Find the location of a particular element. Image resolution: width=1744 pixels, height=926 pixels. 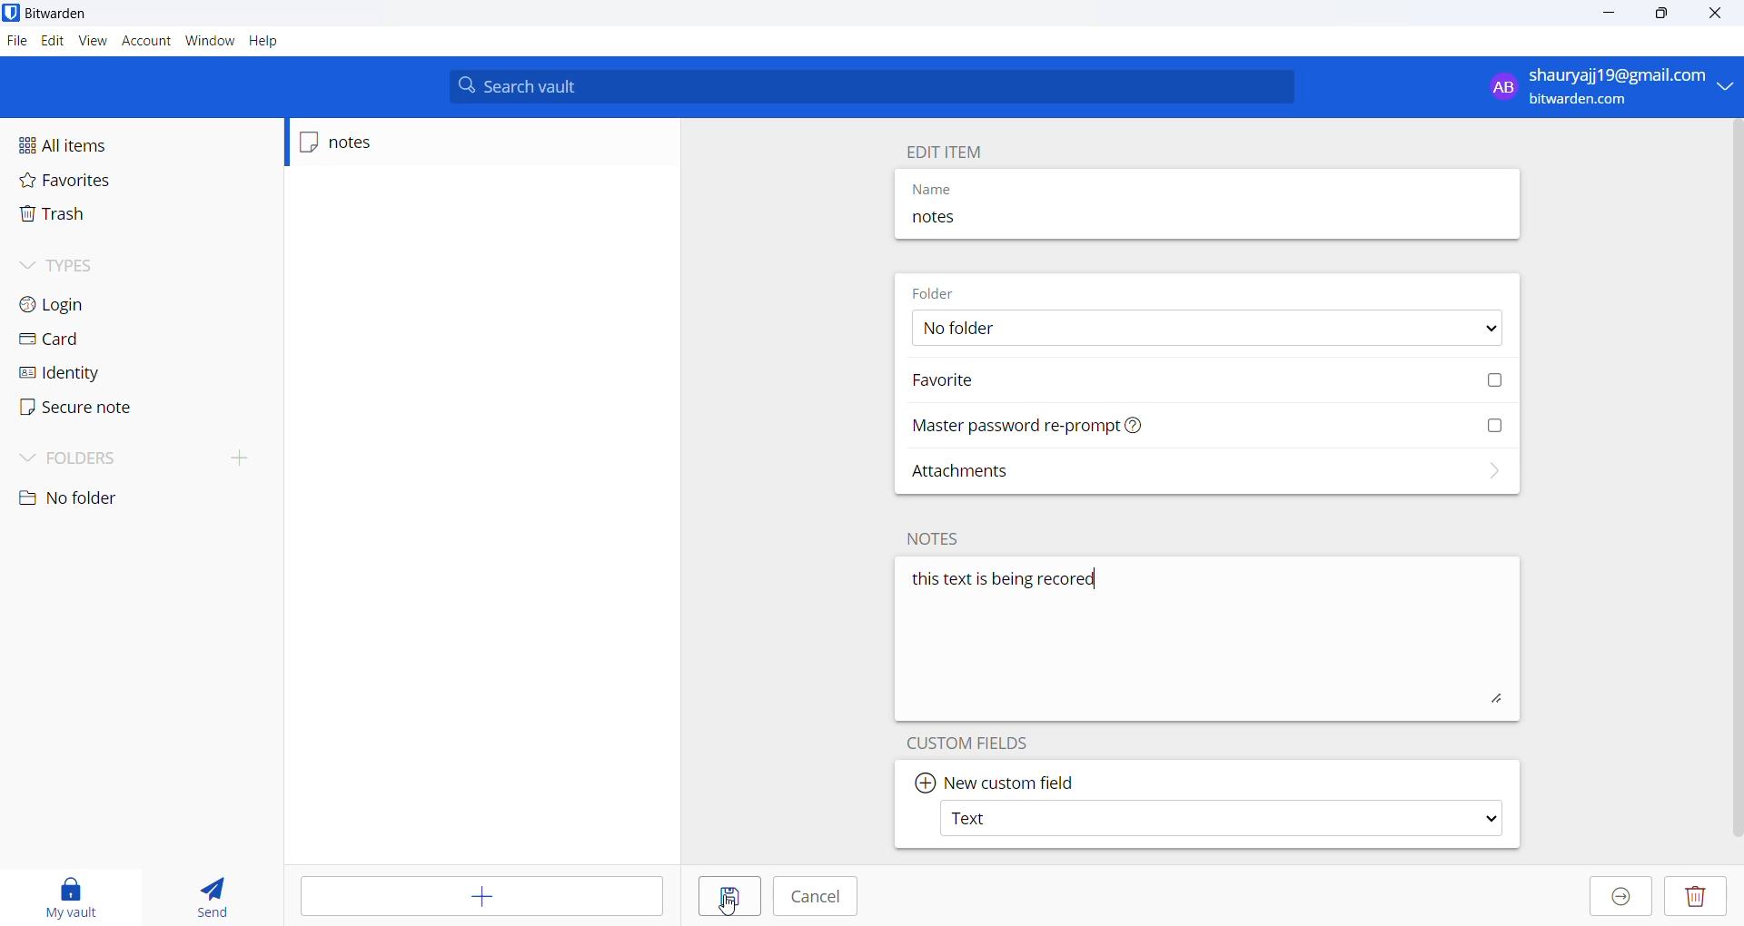

account is located at coordinates (144, 41).